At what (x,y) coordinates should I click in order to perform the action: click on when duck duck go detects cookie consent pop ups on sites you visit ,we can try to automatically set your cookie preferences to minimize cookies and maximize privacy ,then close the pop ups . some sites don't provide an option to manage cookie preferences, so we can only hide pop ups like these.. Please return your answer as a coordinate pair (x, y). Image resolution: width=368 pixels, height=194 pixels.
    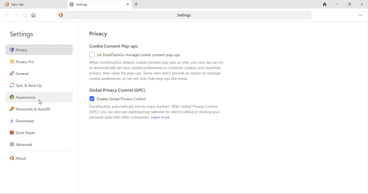
    Looking at the image, I should click on (161, 70).